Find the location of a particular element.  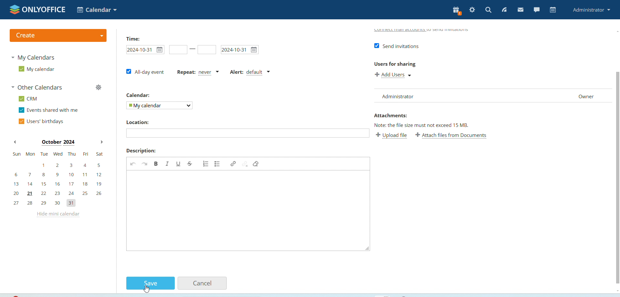

Insert or remove bulleted list is located at coordinates (218, 164).